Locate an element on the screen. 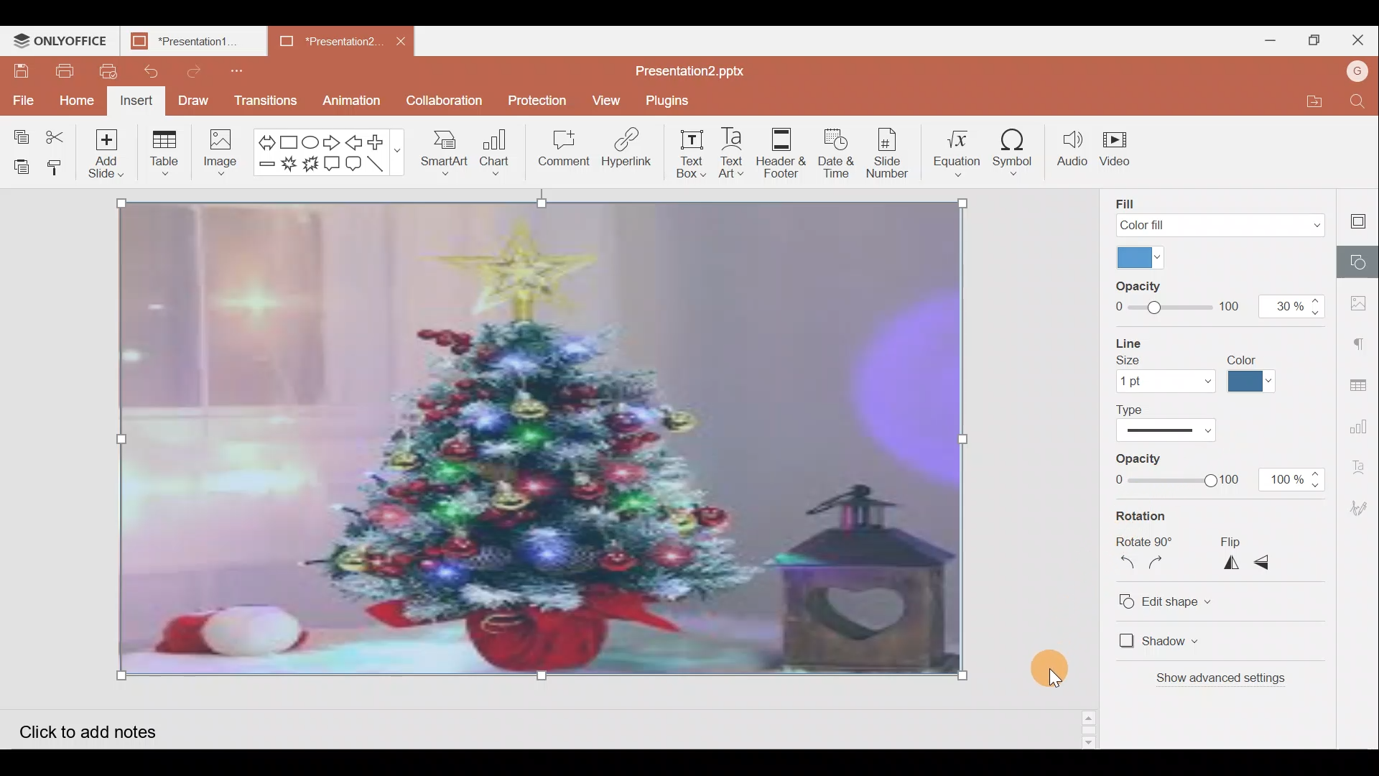 This screenshot has height=776, width=1379. Fill Opacity slide bar is located at coordinates (1176, 298).